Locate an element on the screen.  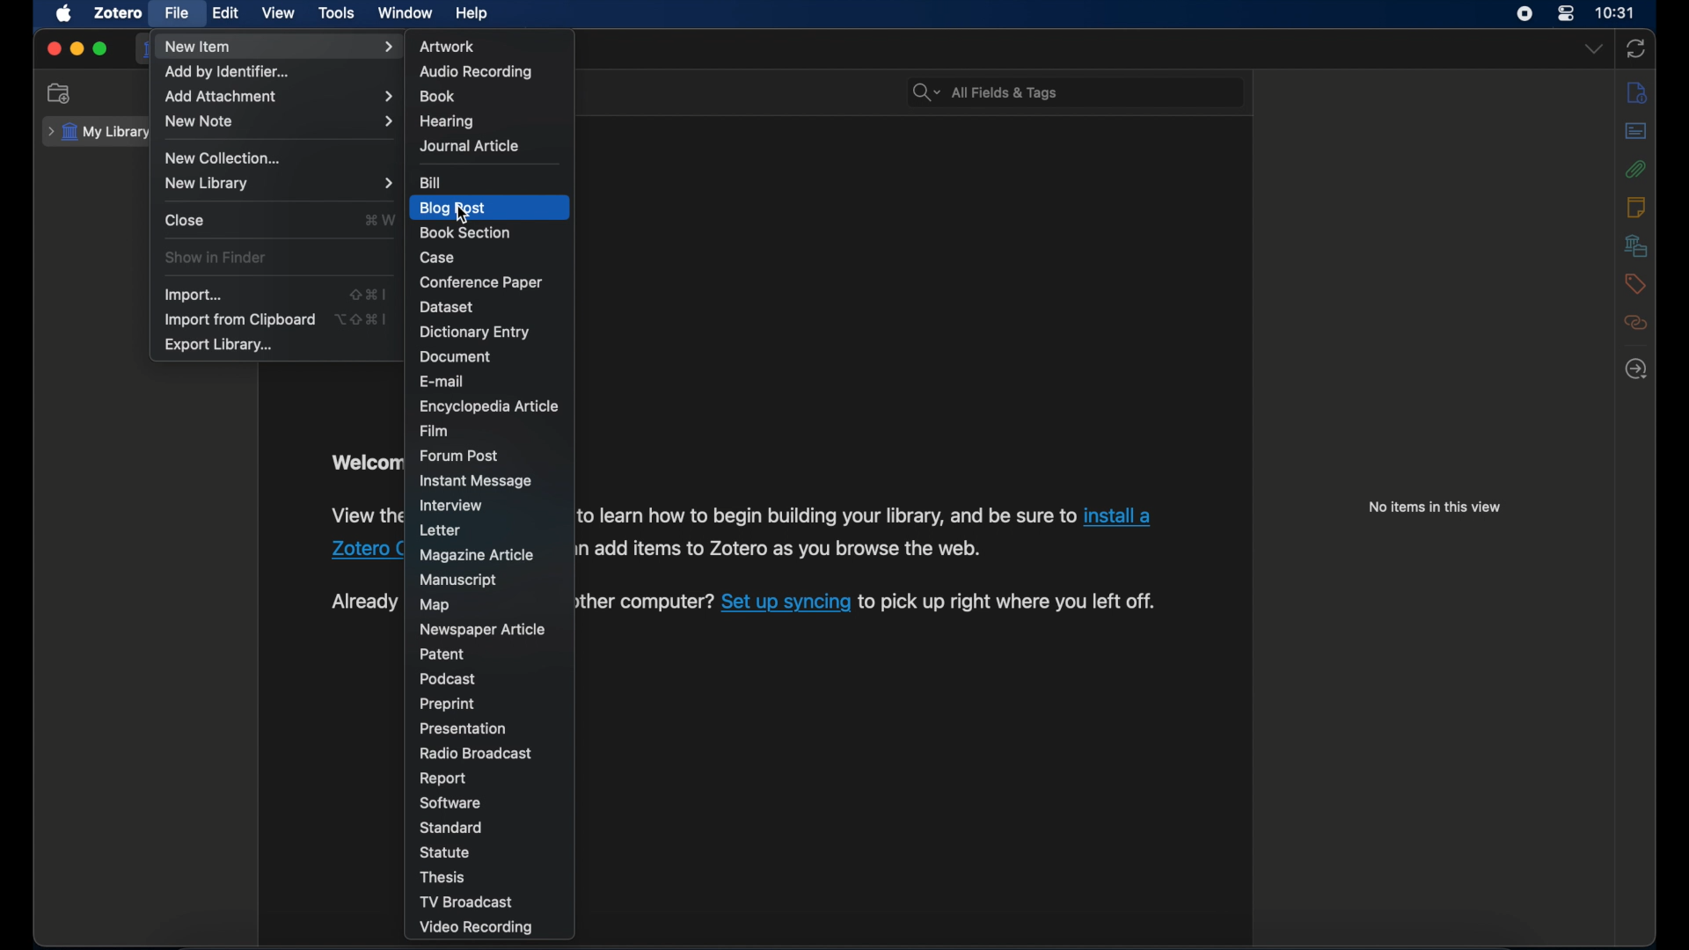
radio broadcast is located at coordinates (476, 753).